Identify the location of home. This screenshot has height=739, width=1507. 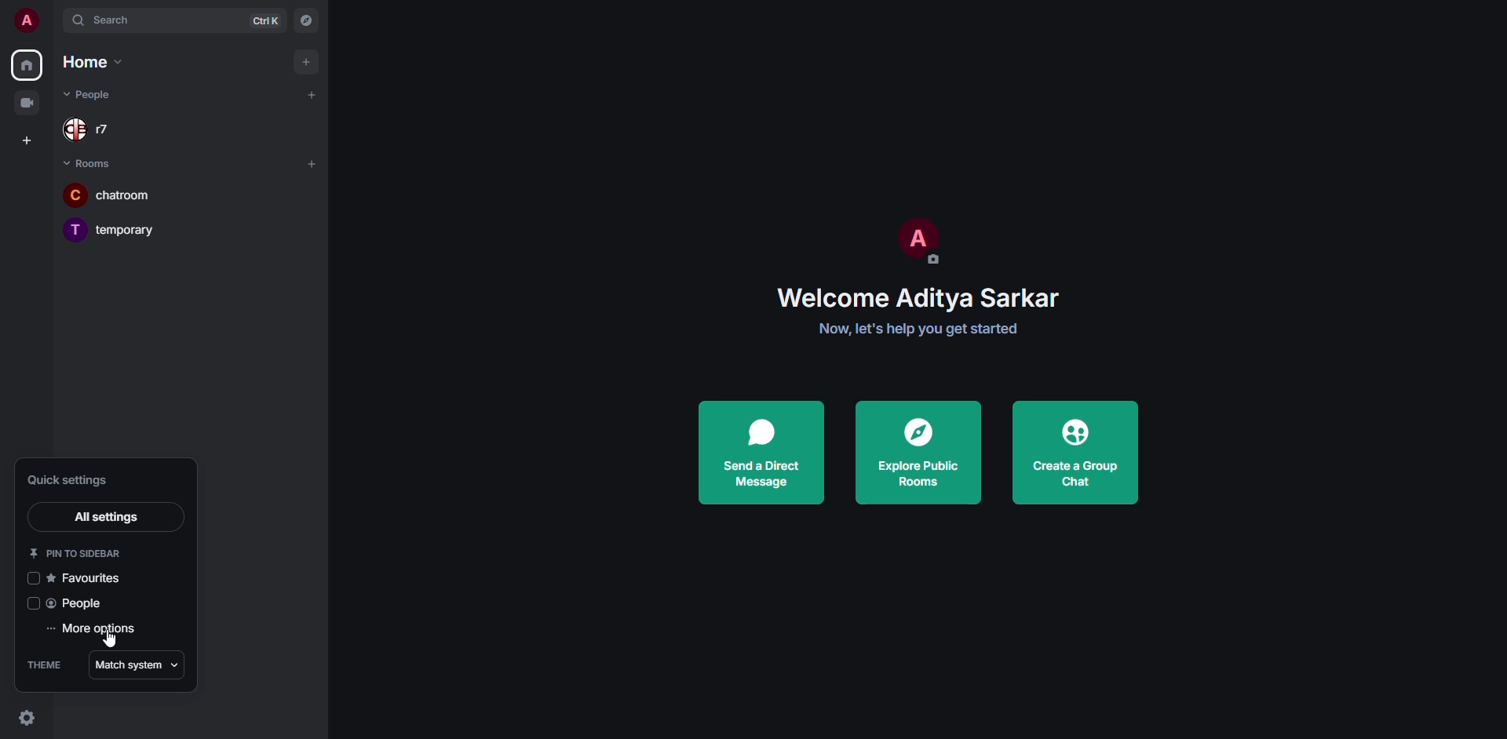
(27, 65).